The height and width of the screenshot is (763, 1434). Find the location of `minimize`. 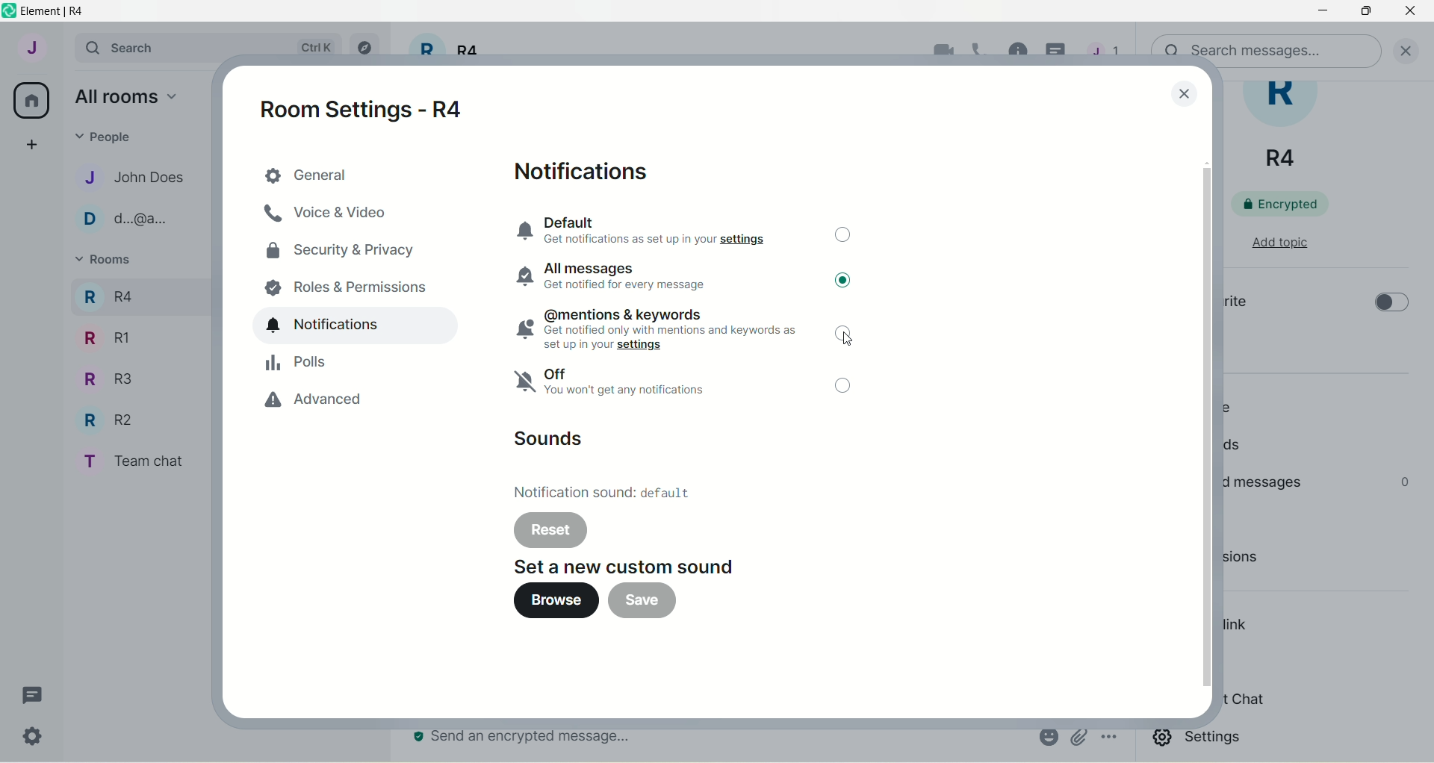

minimize is located at coordinates (1320, 13).